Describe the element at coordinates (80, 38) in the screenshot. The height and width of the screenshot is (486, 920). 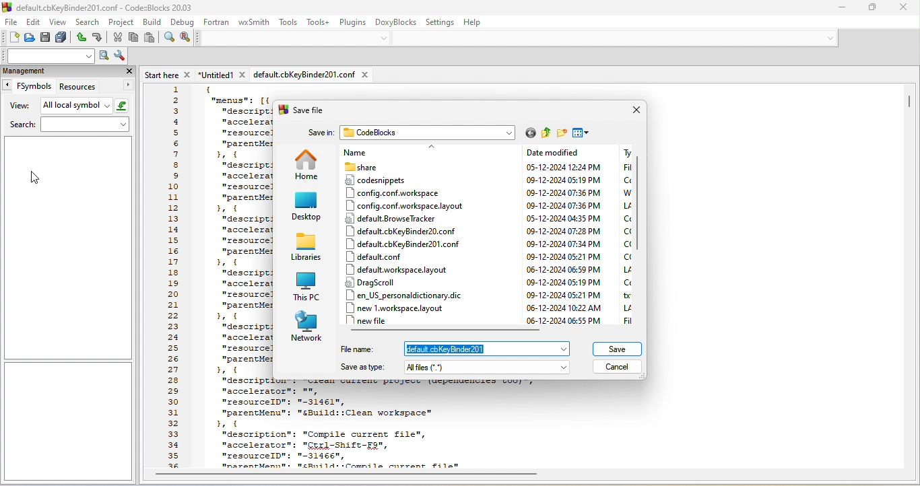
I see `undo` at that location.